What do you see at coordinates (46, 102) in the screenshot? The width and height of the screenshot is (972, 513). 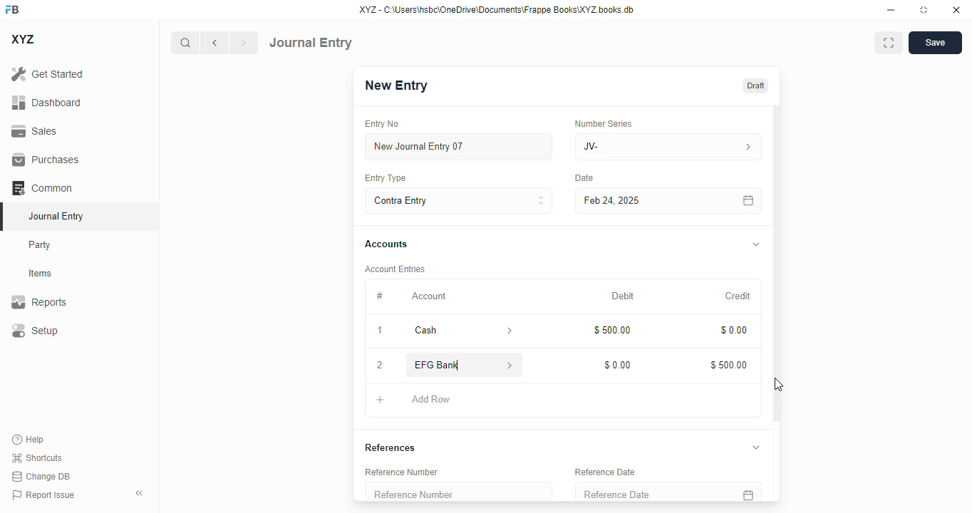 I see `dashboard` at bounding box center [46, 102].